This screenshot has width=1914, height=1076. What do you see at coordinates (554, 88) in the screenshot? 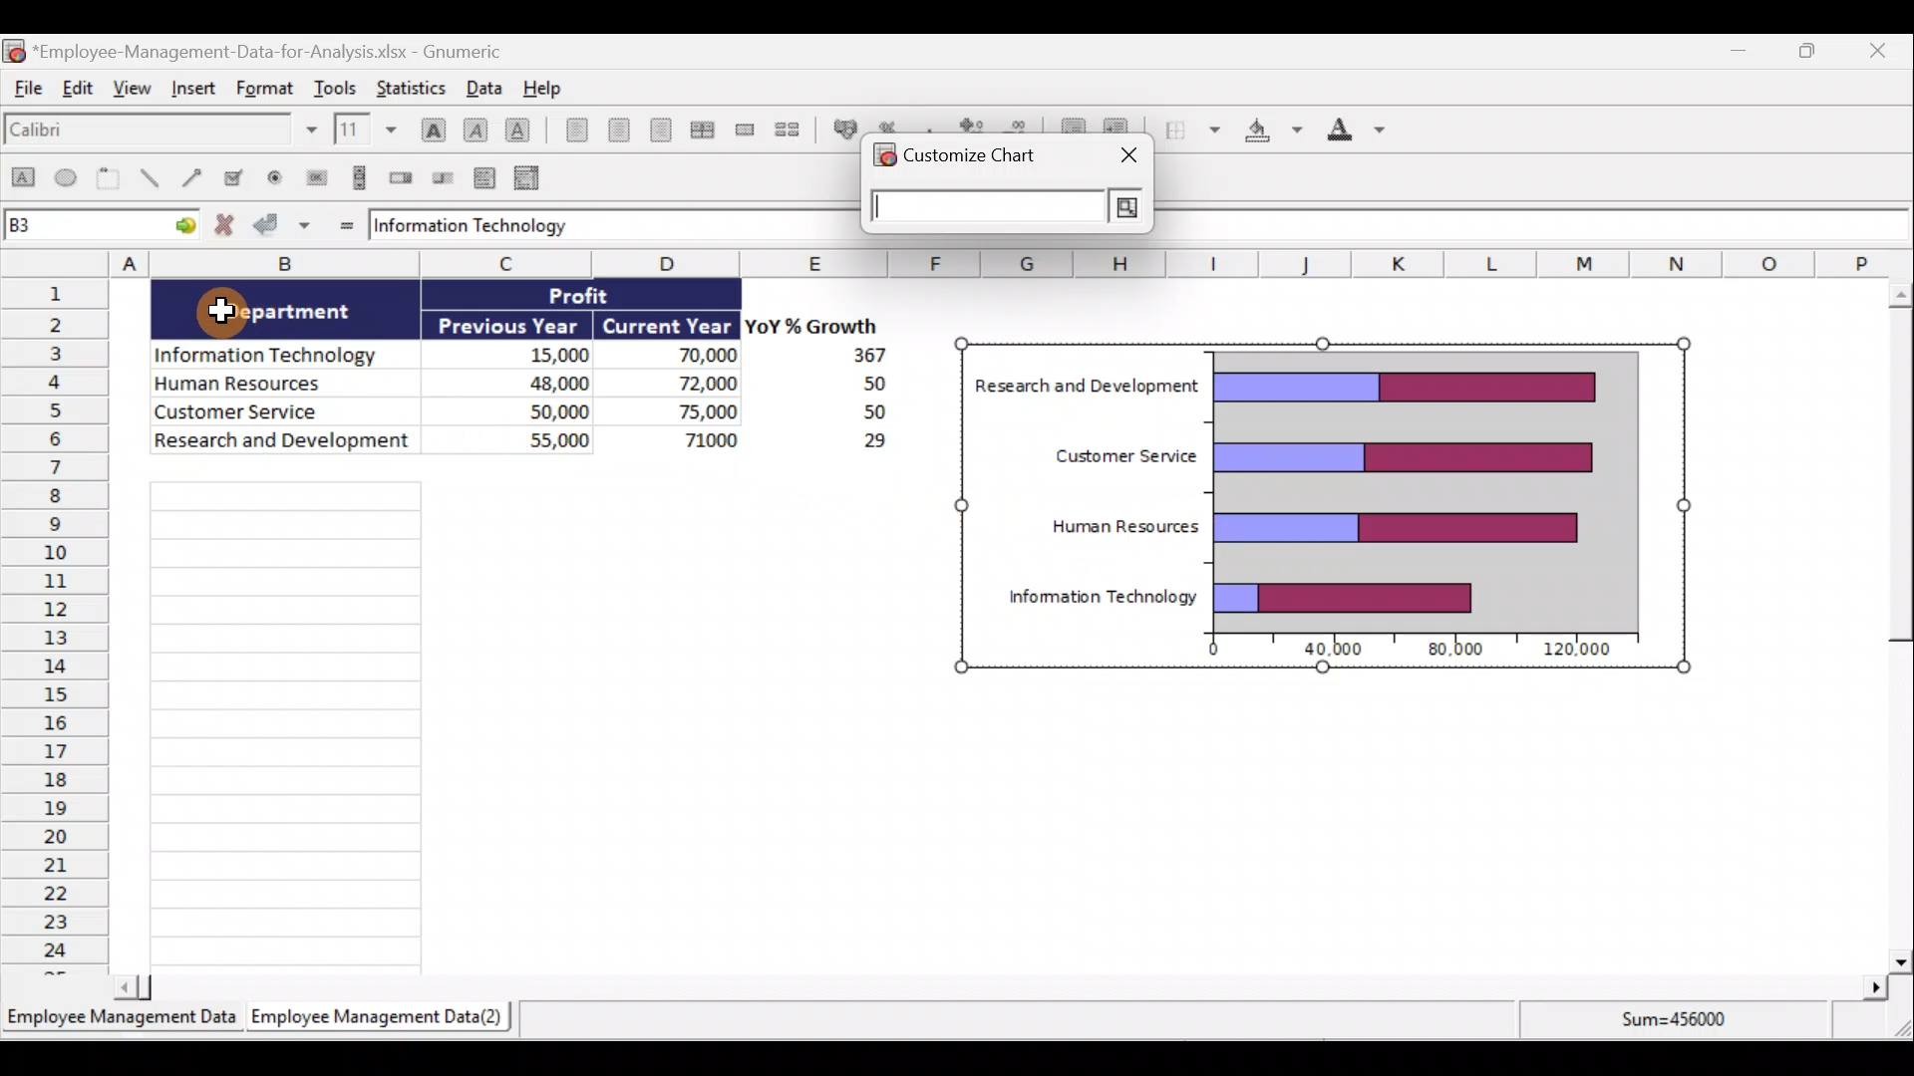
I see `Help` at bounding box center [554, 88].